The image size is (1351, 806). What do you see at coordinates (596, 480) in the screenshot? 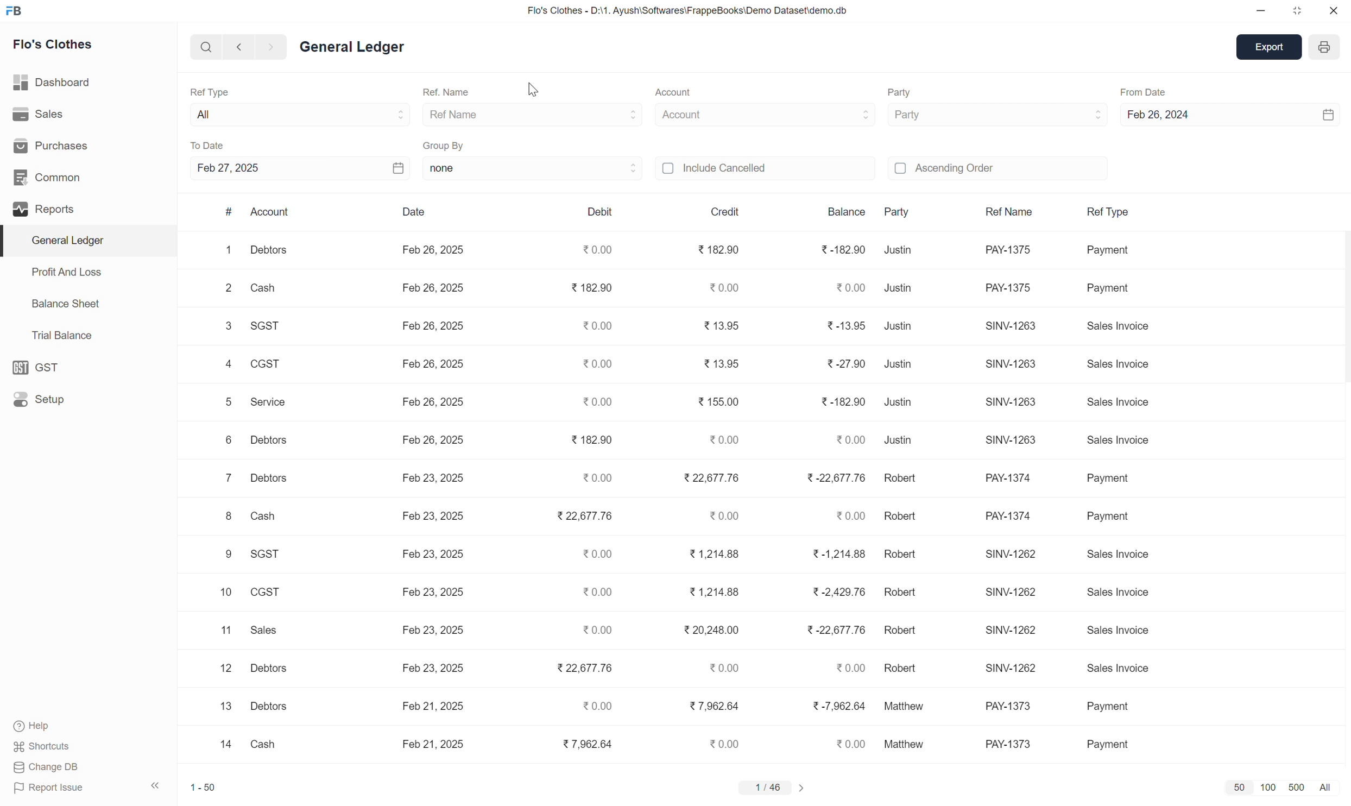
I see `0.00` at bounding box center [596, 480].